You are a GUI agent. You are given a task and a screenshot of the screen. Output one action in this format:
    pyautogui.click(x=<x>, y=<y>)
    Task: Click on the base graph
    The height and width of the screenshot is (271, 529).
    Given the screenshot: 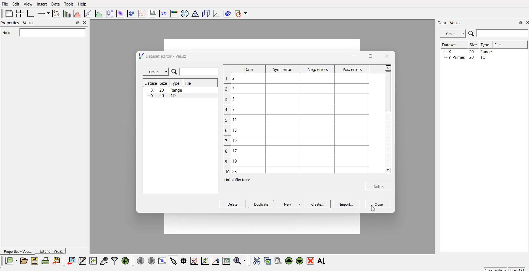 What is the action you would take?
    pyautogui.click(x=30, y=13)
    